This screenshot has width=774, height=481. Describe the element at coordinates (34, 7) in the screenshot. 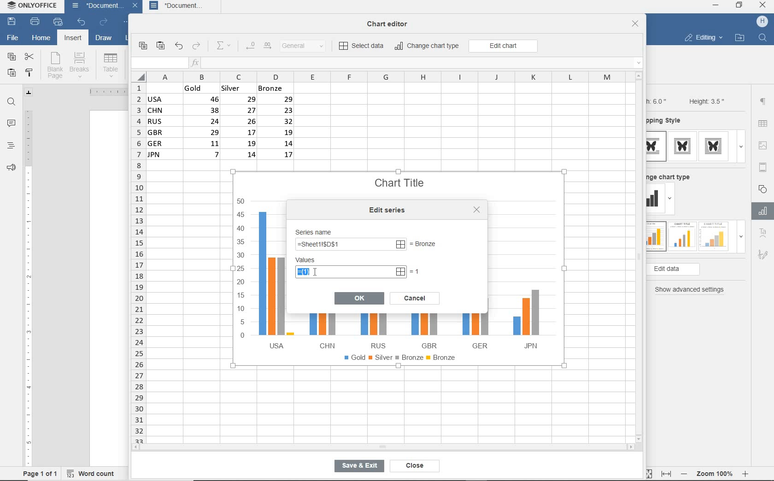

I see `system name` at that location.